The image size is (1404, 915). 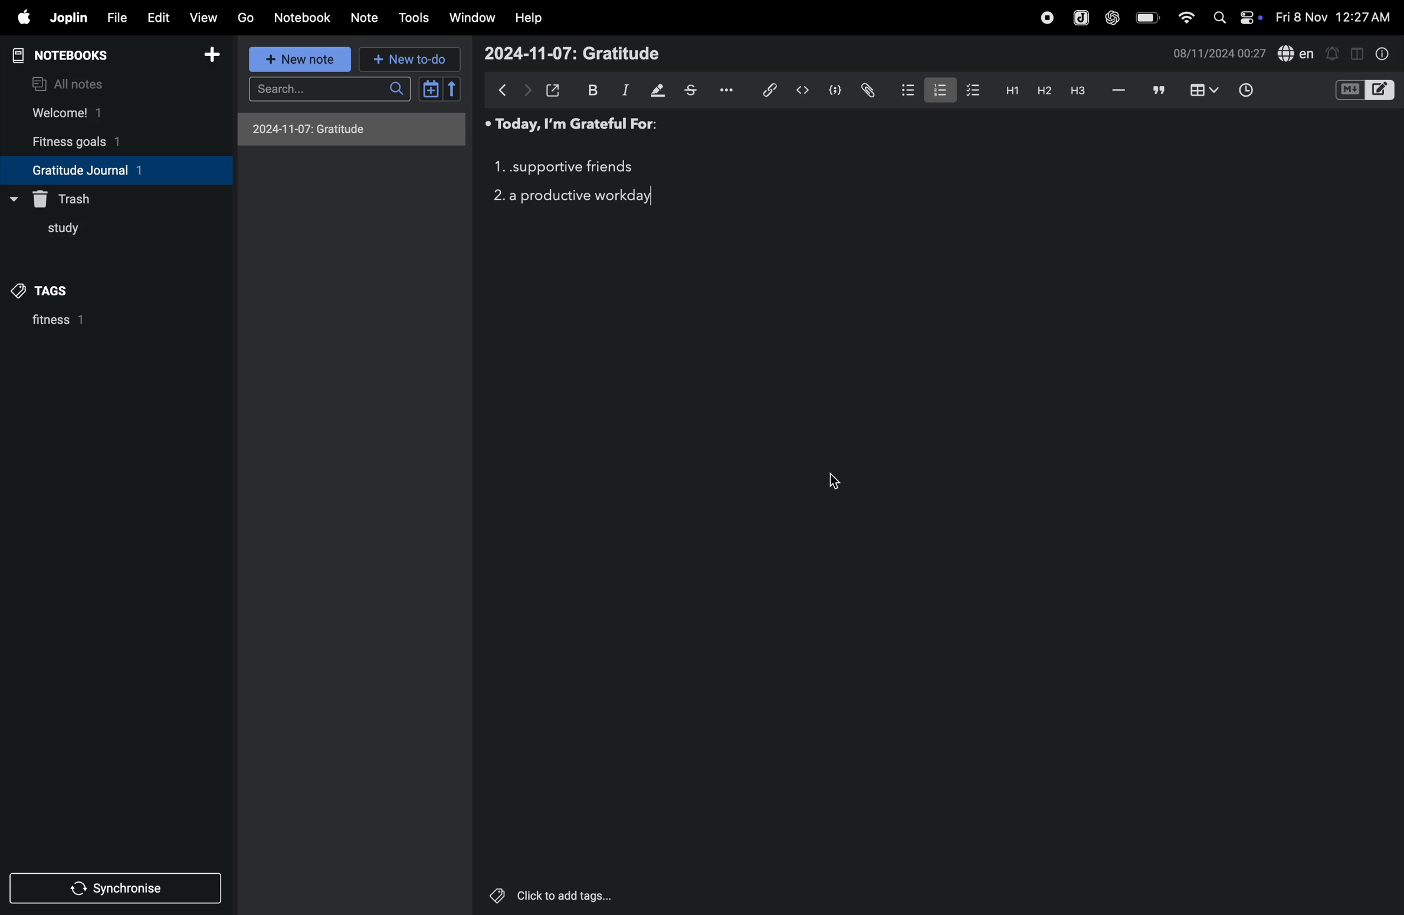 What do you see at coordinates (801, 91) in the screenshot?
I see `inline code` at bounding box center [801, 91].